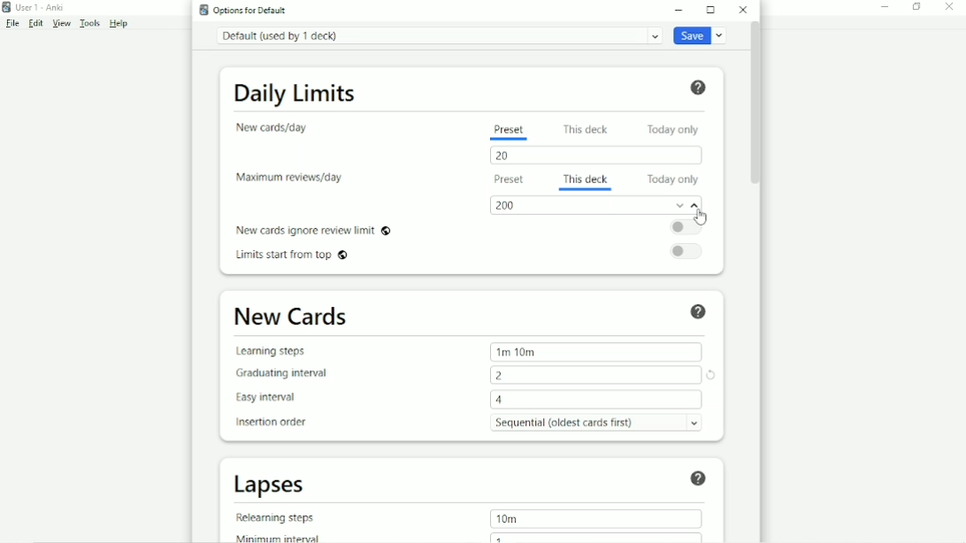  I want to click on Vertical scrollbar, so click(754, 104).